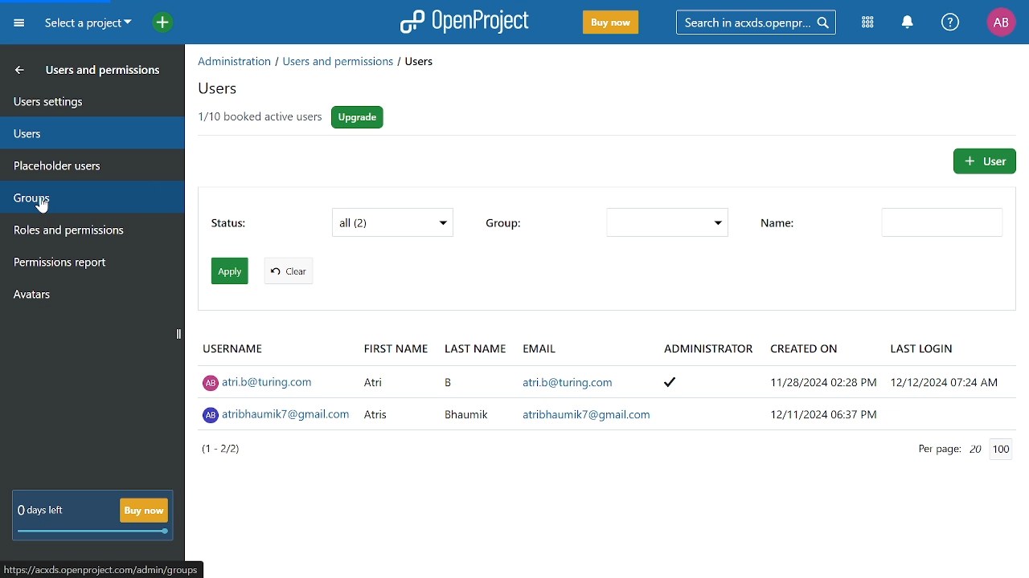 This screenshot has width=1029, height=578. What do you see at coordinates (83, 132) in the screenshot?
I see `users` at bounding box center [83, 132].